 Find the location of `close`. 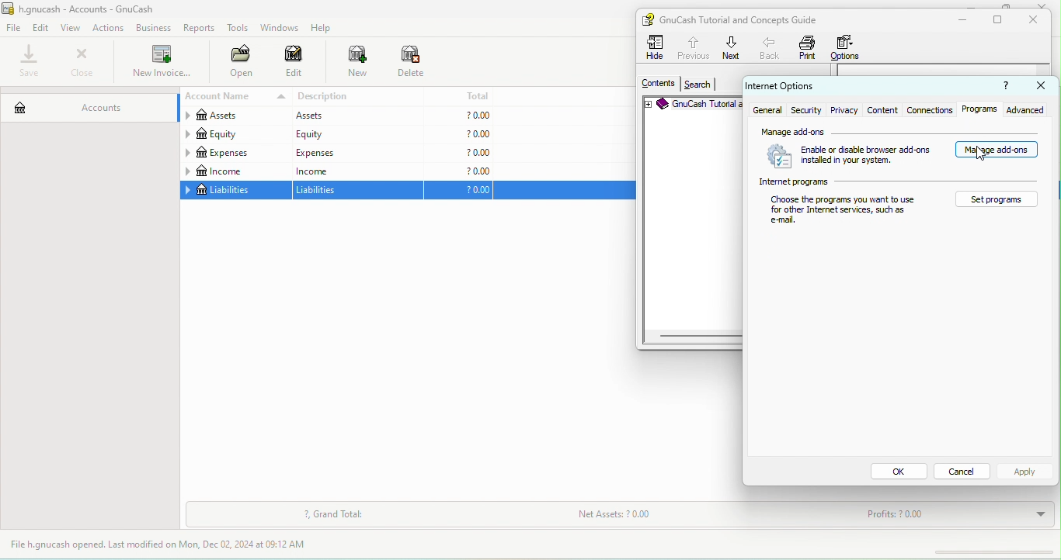

close is located at coordinates (1038, 20).